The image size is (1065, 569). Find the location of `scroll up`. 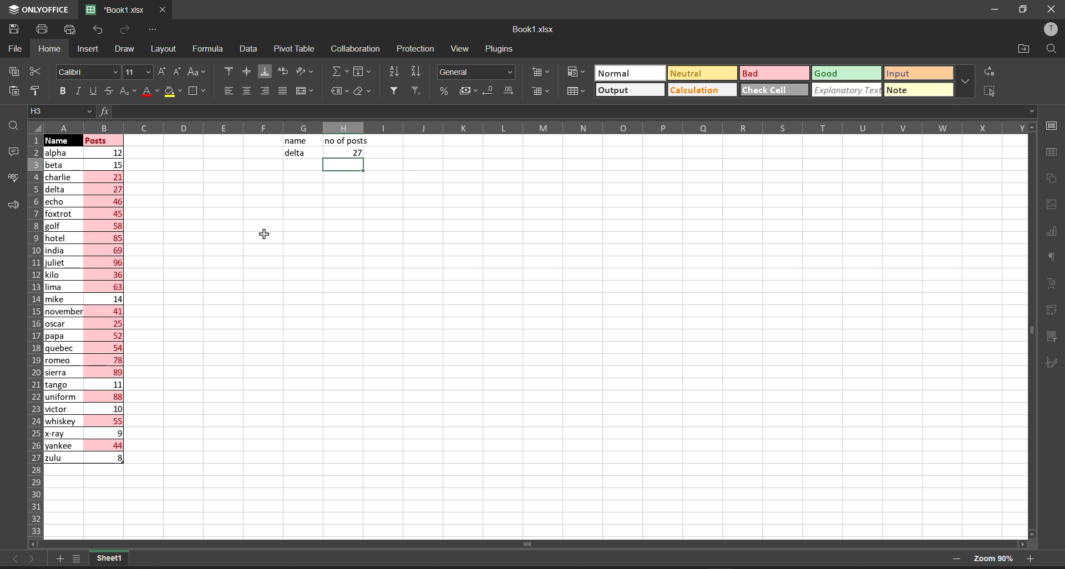

scroll up is located at coordinates (1029, 127).